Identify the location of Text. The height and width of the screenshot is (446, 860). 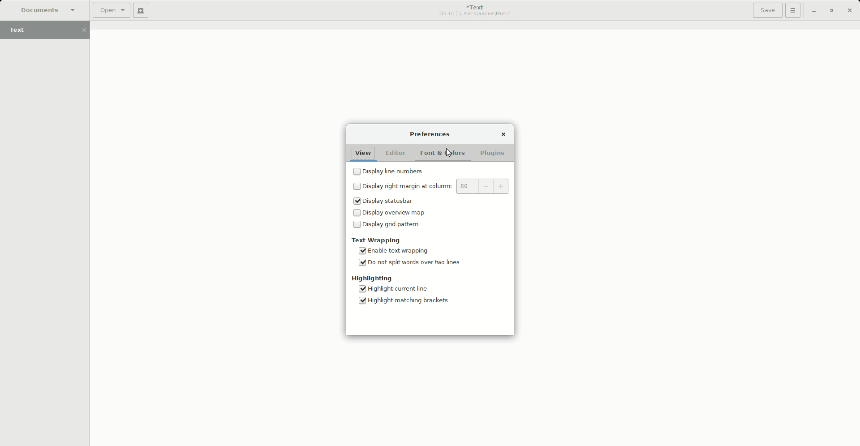
(48, 31).